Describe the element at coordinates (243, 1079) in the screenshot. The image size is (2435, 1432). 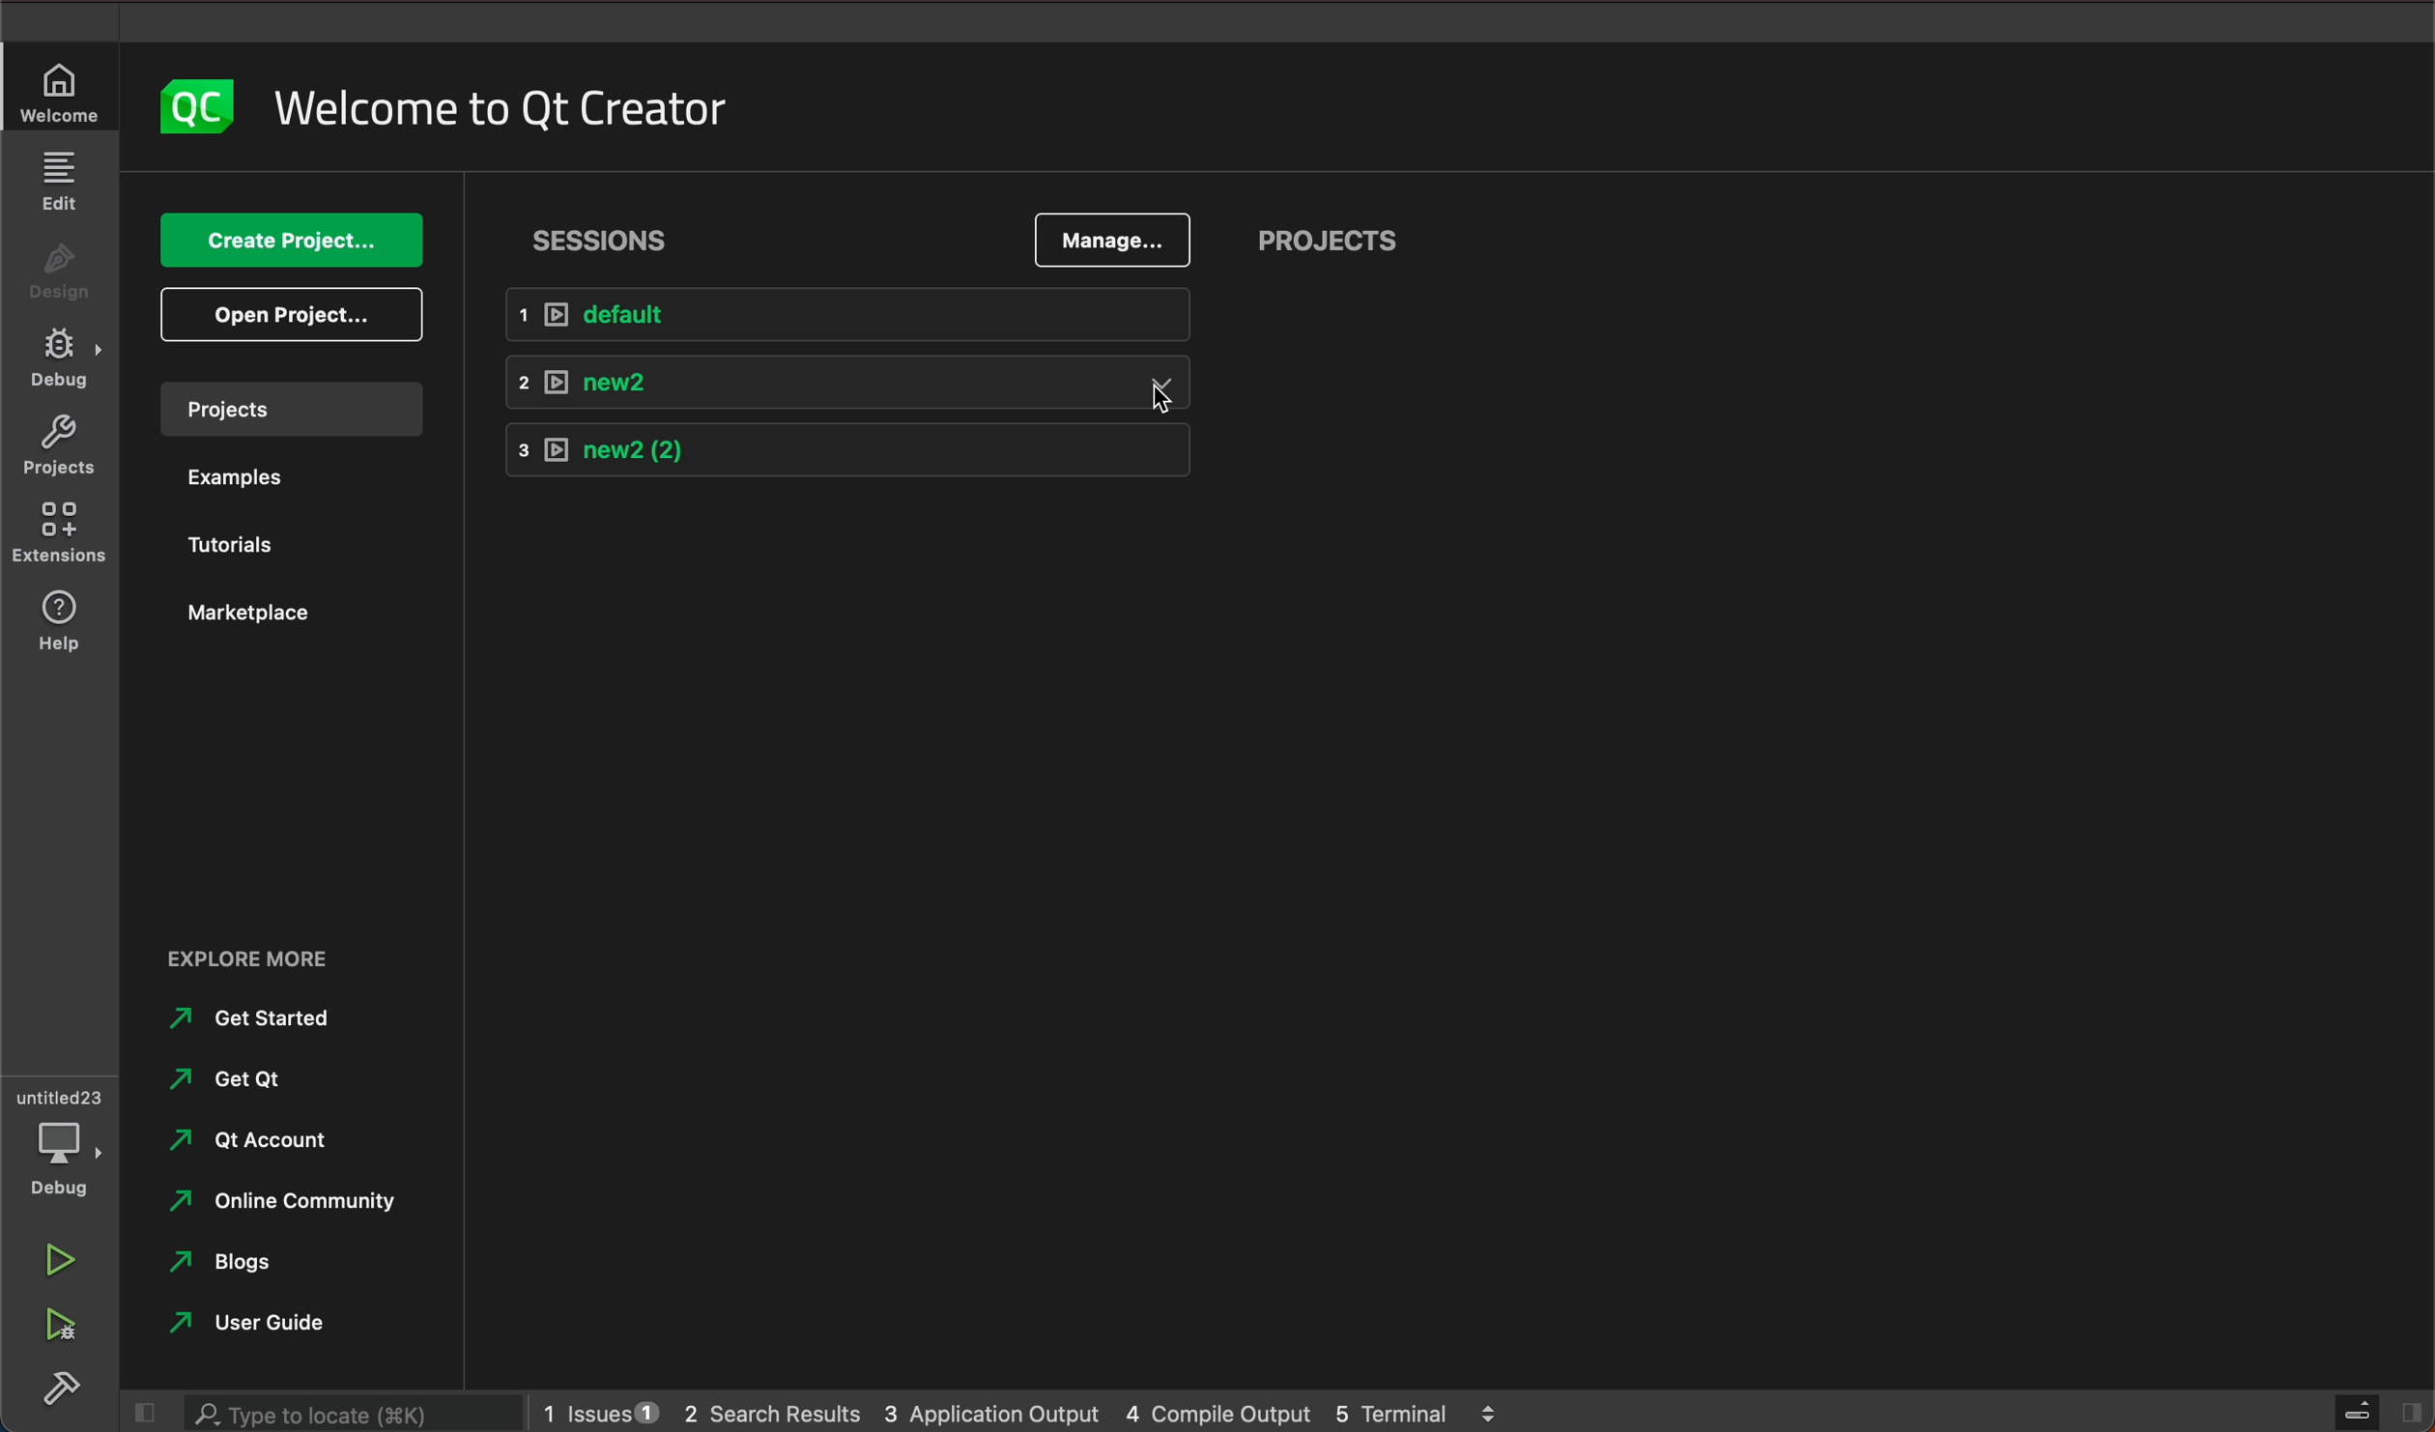
I see `Get qt` at that location.